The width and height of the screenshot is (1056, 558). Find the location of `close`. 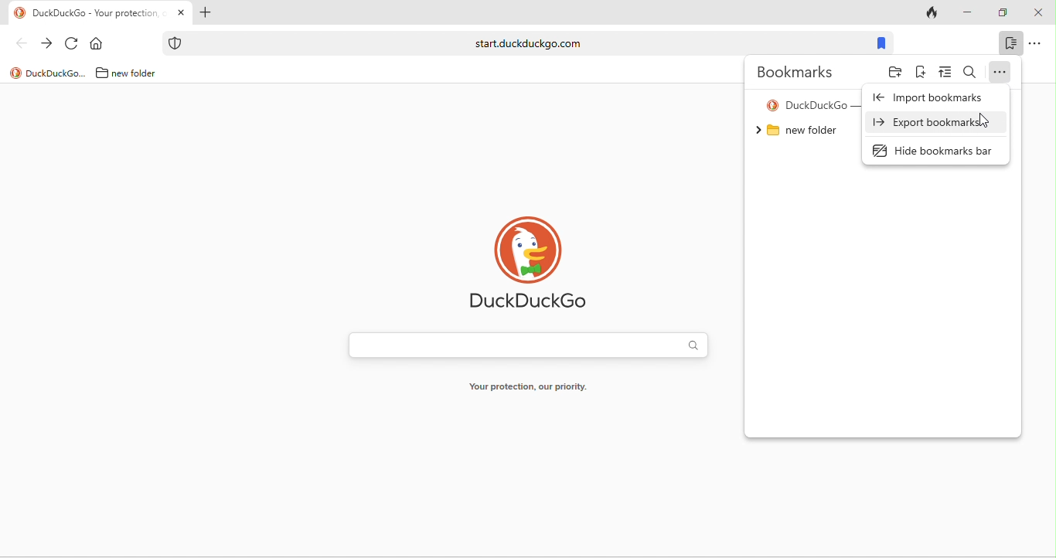

close is located at coordinates (1038, 13).